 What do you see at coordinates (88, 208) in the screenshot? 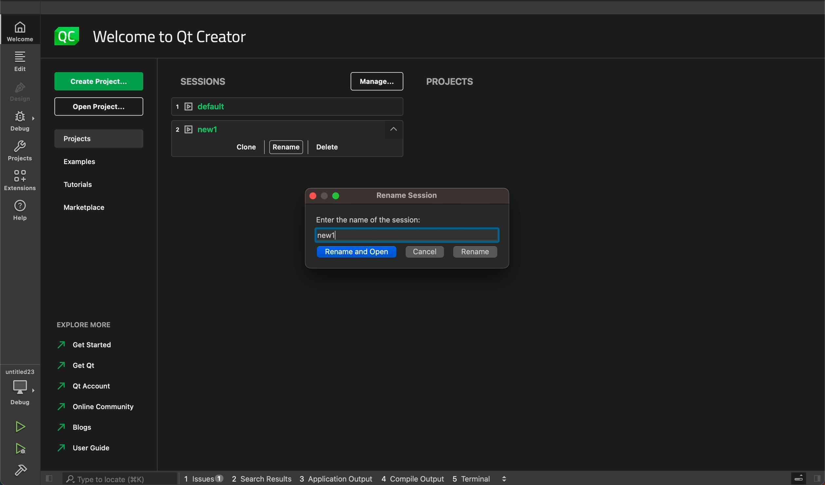
I see `marketplace` at bounding box center [88, 208].